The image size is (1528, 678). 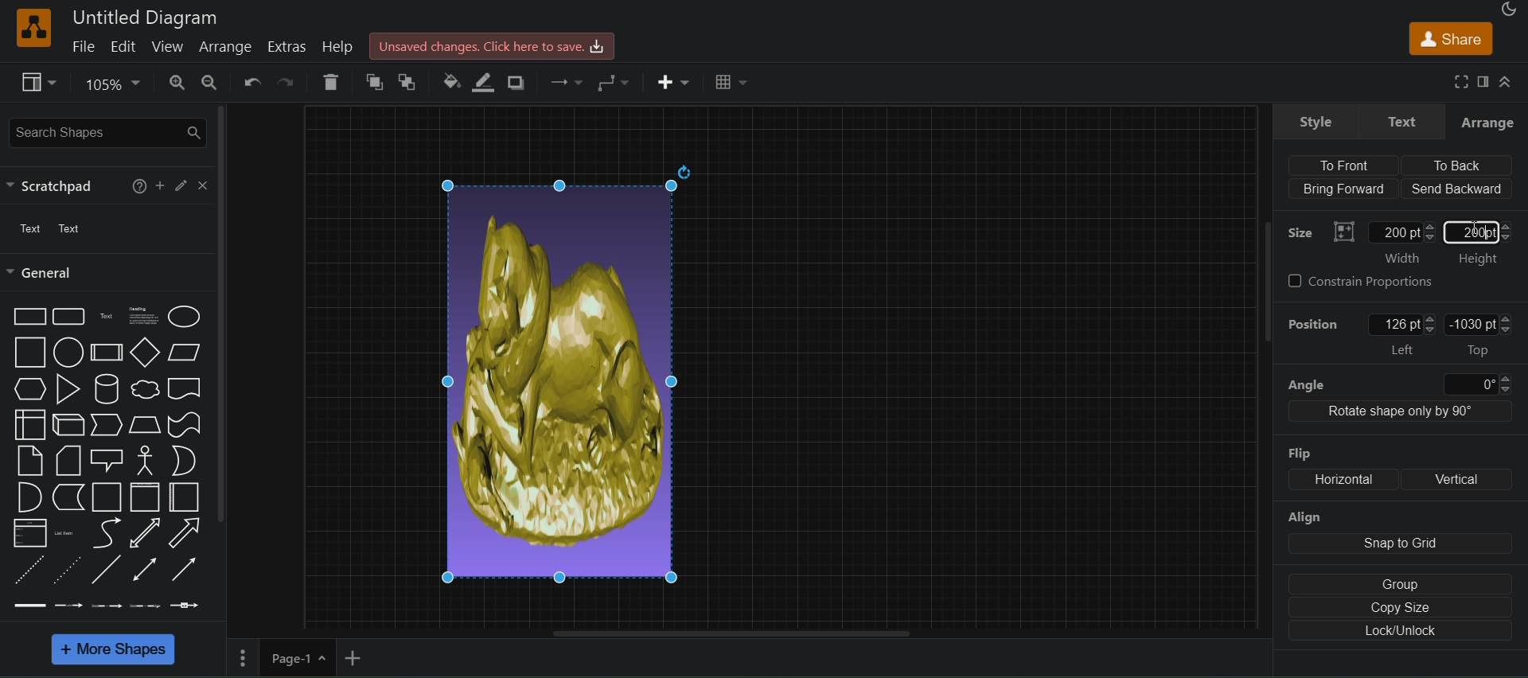 I want to click on line color, so click(x=485, y=84).